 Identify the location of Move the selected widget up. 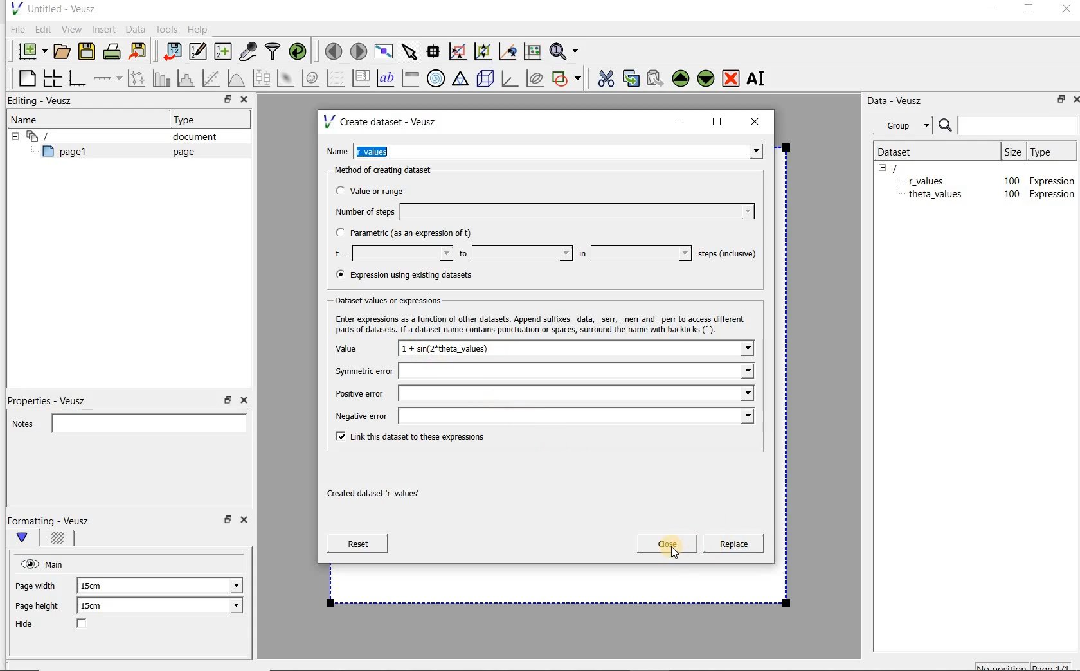
(681, 78).